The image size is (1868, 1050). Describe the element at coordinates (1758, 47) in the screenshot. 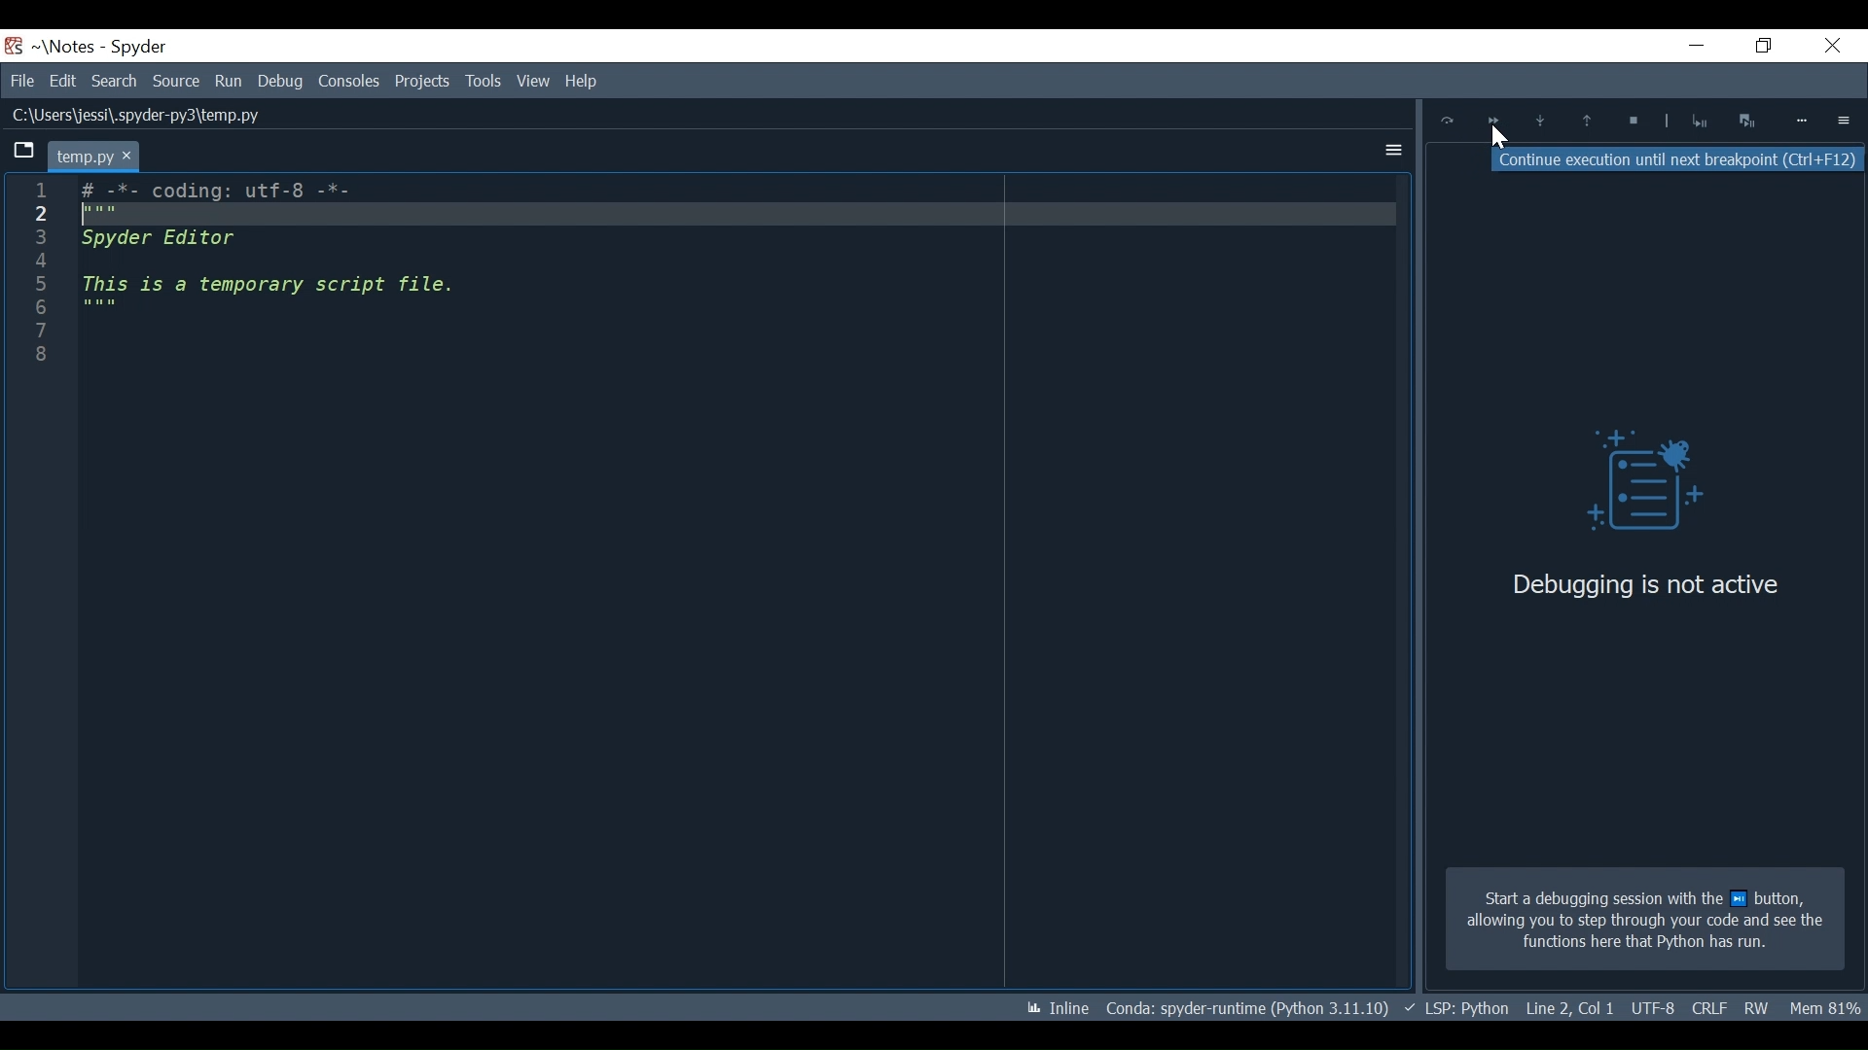

I see `Restore` at that location.